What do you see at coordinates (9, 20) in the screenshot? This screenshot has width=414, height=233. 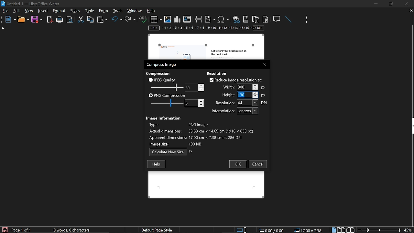 I see `new` at bounding box center [9, 20].